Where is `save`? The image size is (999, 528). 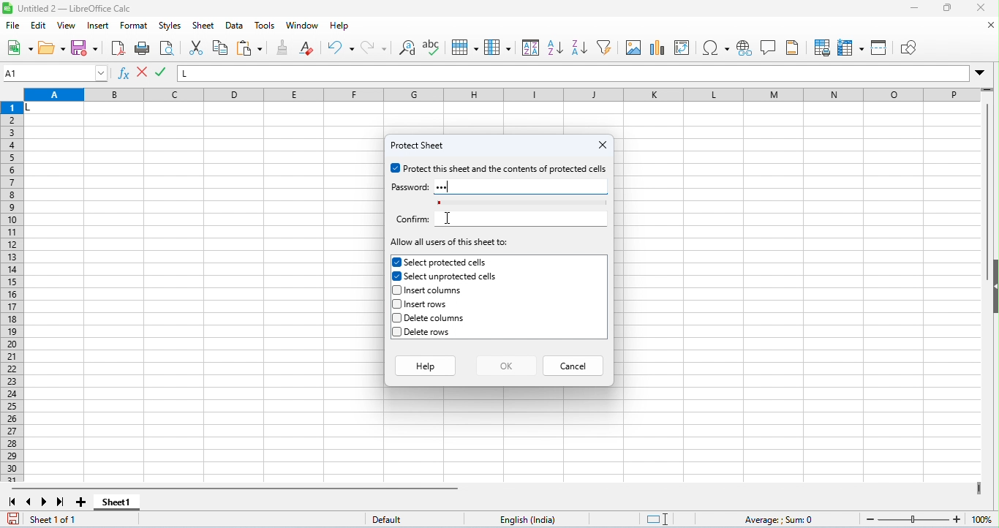
save is located at coordinates (15, 518).